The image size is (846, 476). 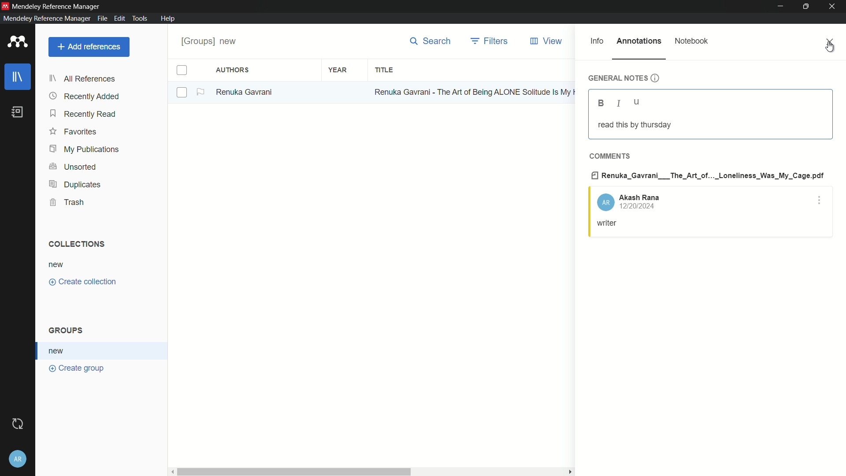 I want to click on Renuka Gavrani-The Art of Being ALONE Solitude Is My HOME, Loneliness W..., so click(x=473, y=91).